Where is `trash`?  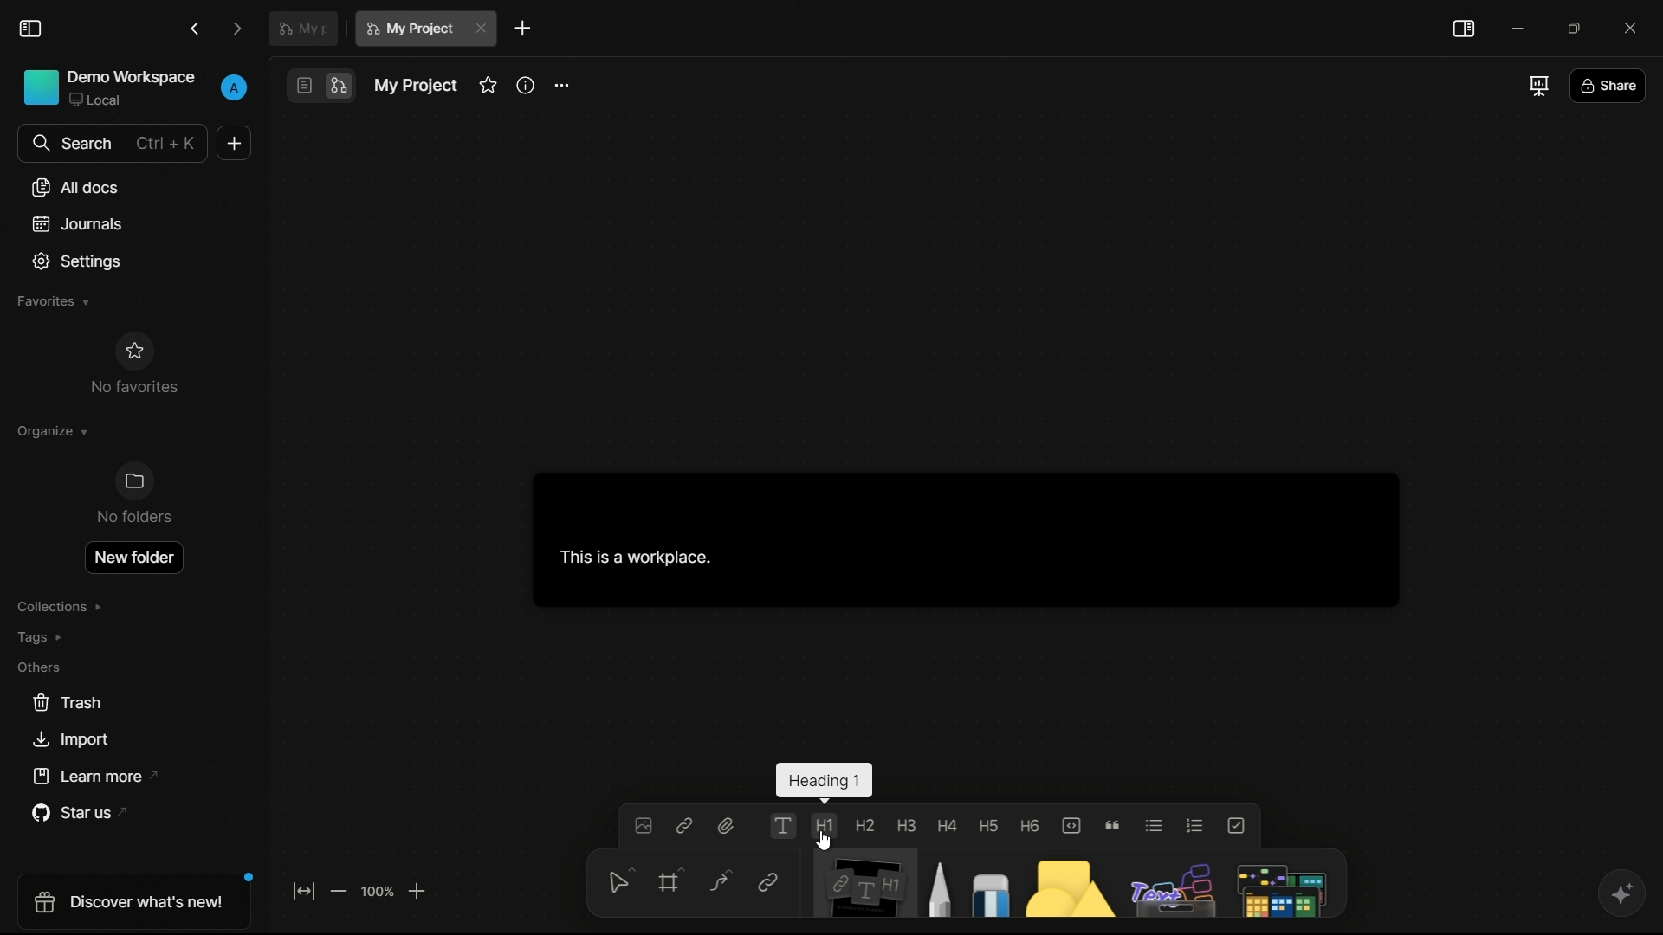
trash is located at coordinates (65, 703).